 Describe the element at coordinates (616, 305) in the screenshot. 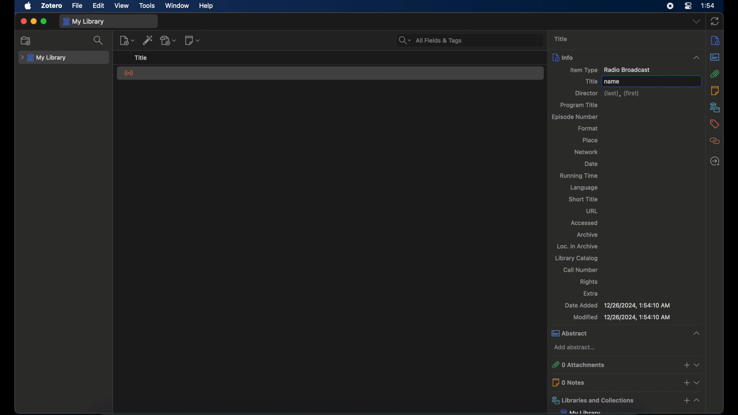

I see `date added 12/26/2024, 1:54:10 AM` at that location.